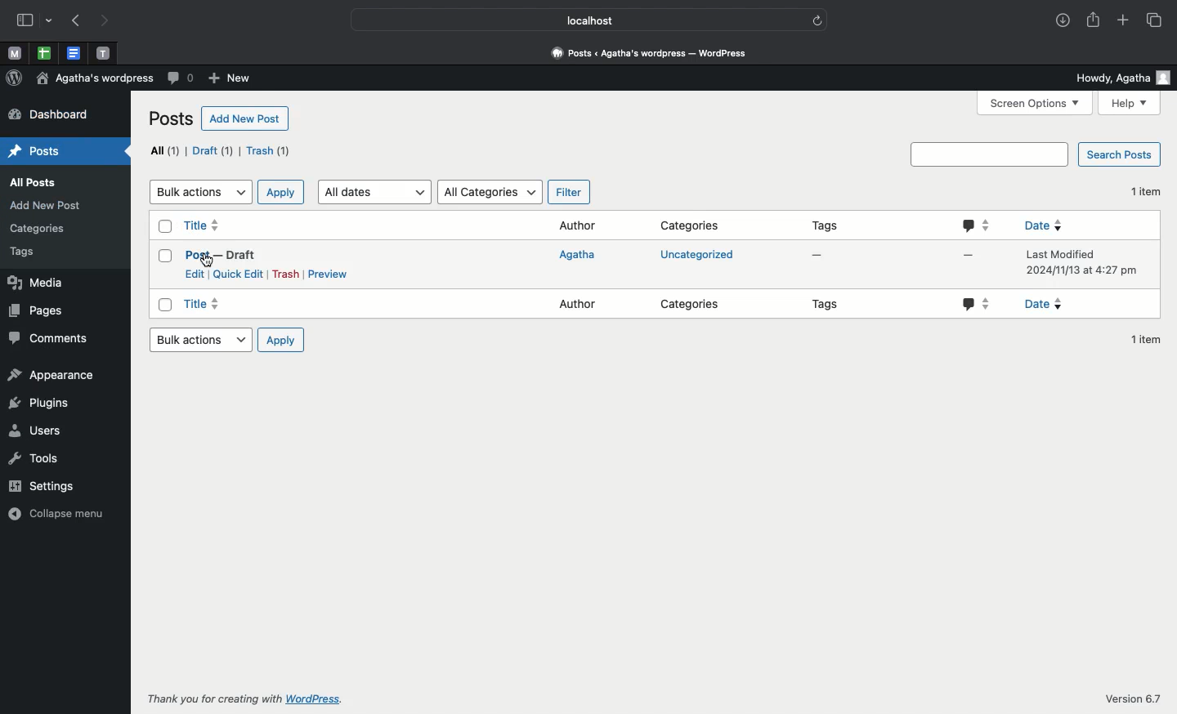 The width and height of the screenshot is (1177, 714). I want to click on drop-down, so click(51, 22).